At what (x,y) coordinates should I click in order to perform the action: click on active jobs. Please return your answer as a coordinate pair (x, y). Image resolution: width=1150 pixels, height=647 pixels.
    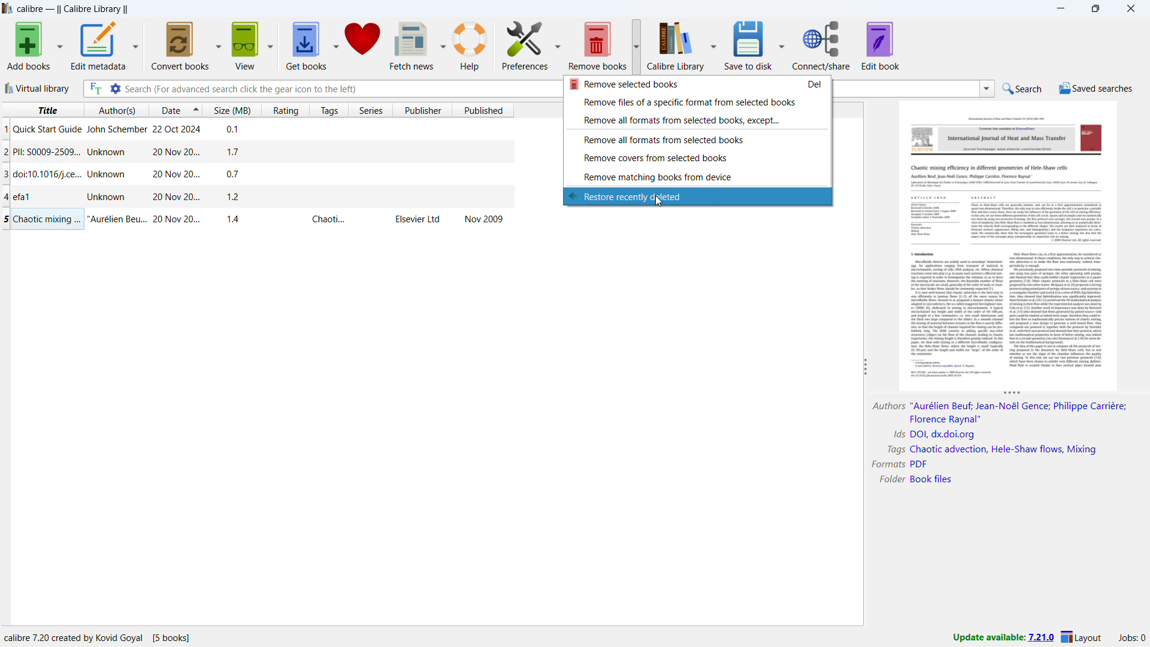
    Looking at the image, I should click on (1131, 638).